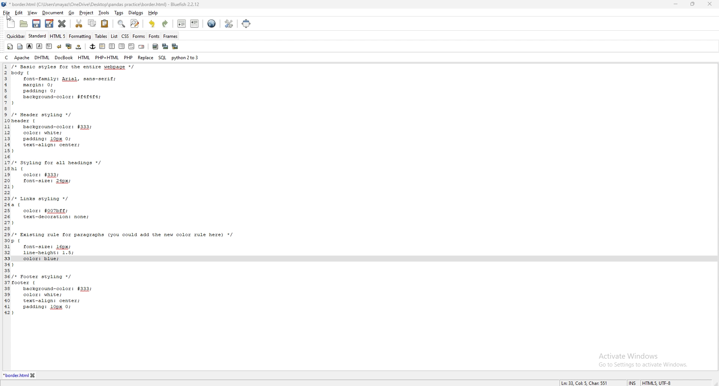  I want to click on html, so click(84, 58).